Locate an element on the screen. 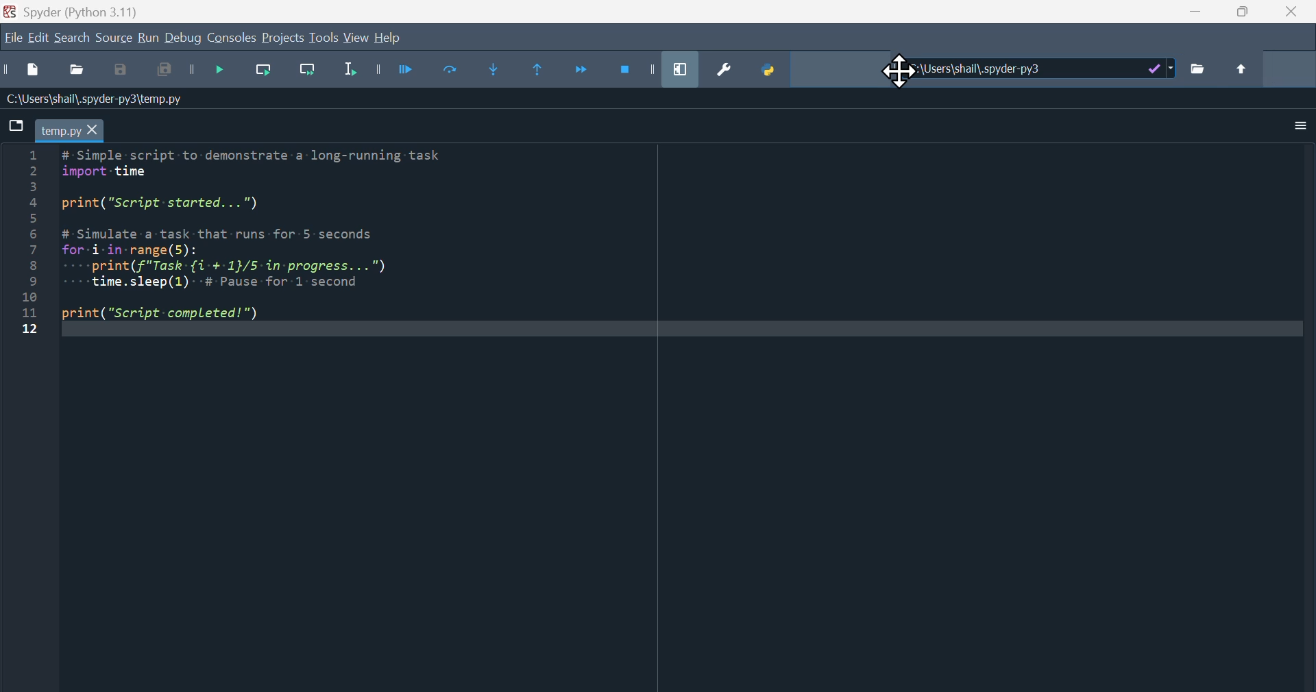 The height and width of the screenshot is (692, 1316). More options is located at coordinates (1291, 129).